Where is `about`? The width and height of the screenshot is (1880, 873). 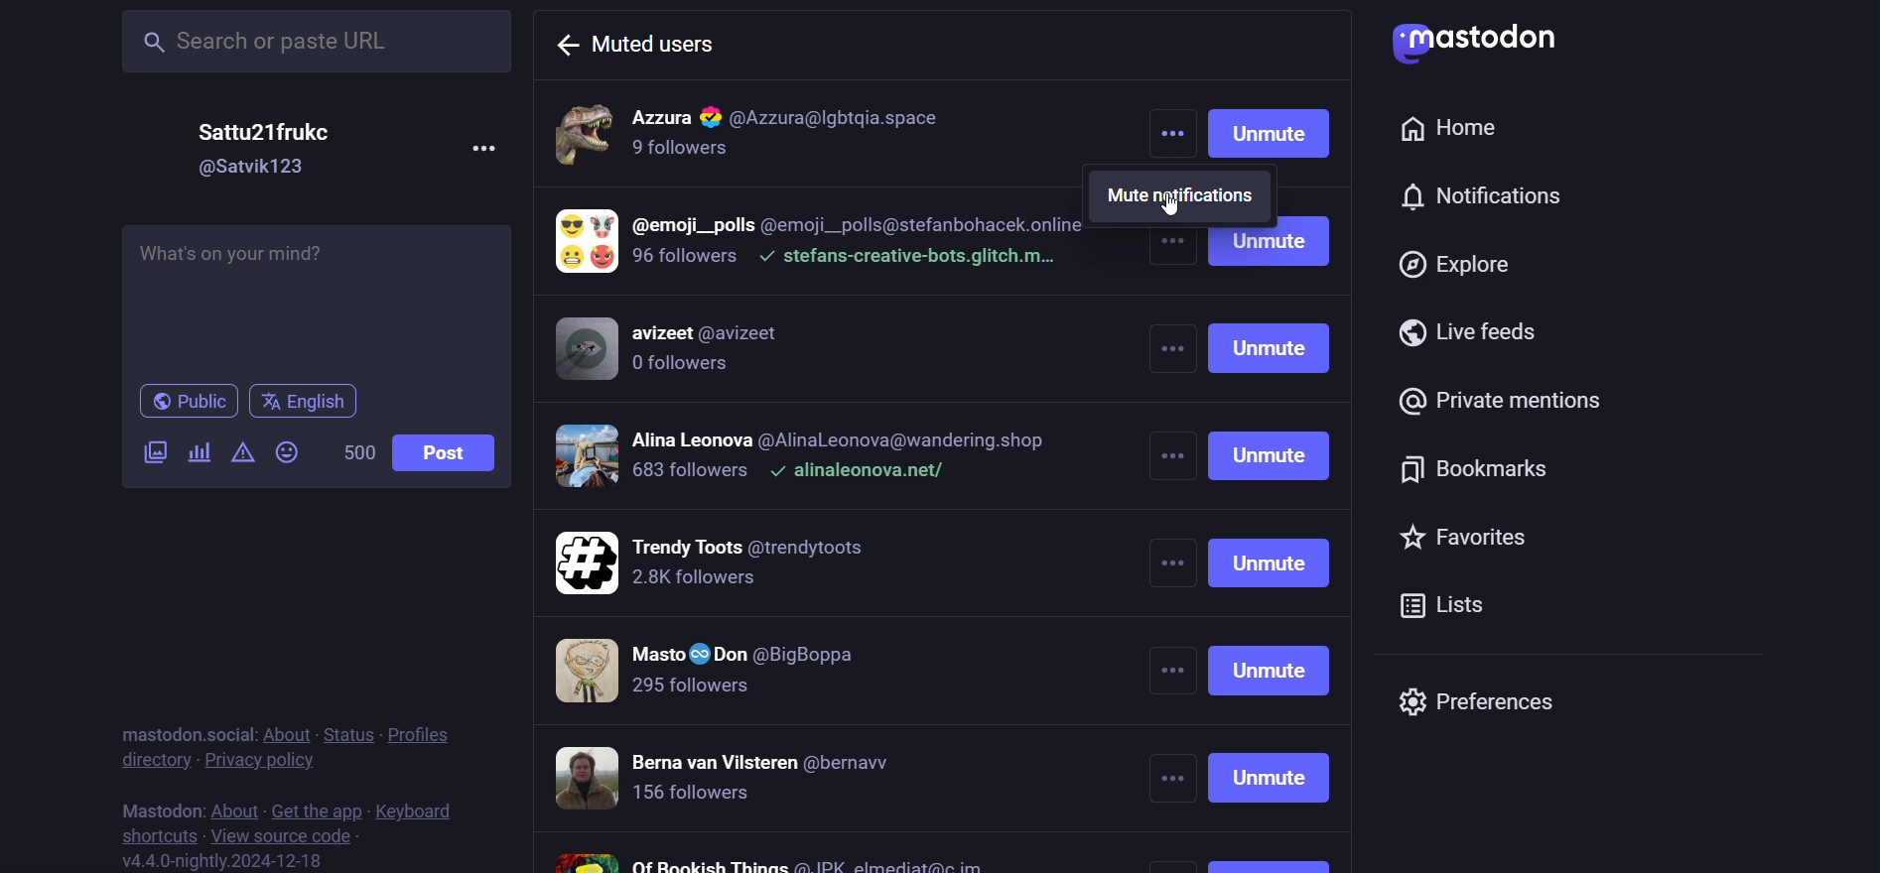
about is located at coordinates (288, 733).